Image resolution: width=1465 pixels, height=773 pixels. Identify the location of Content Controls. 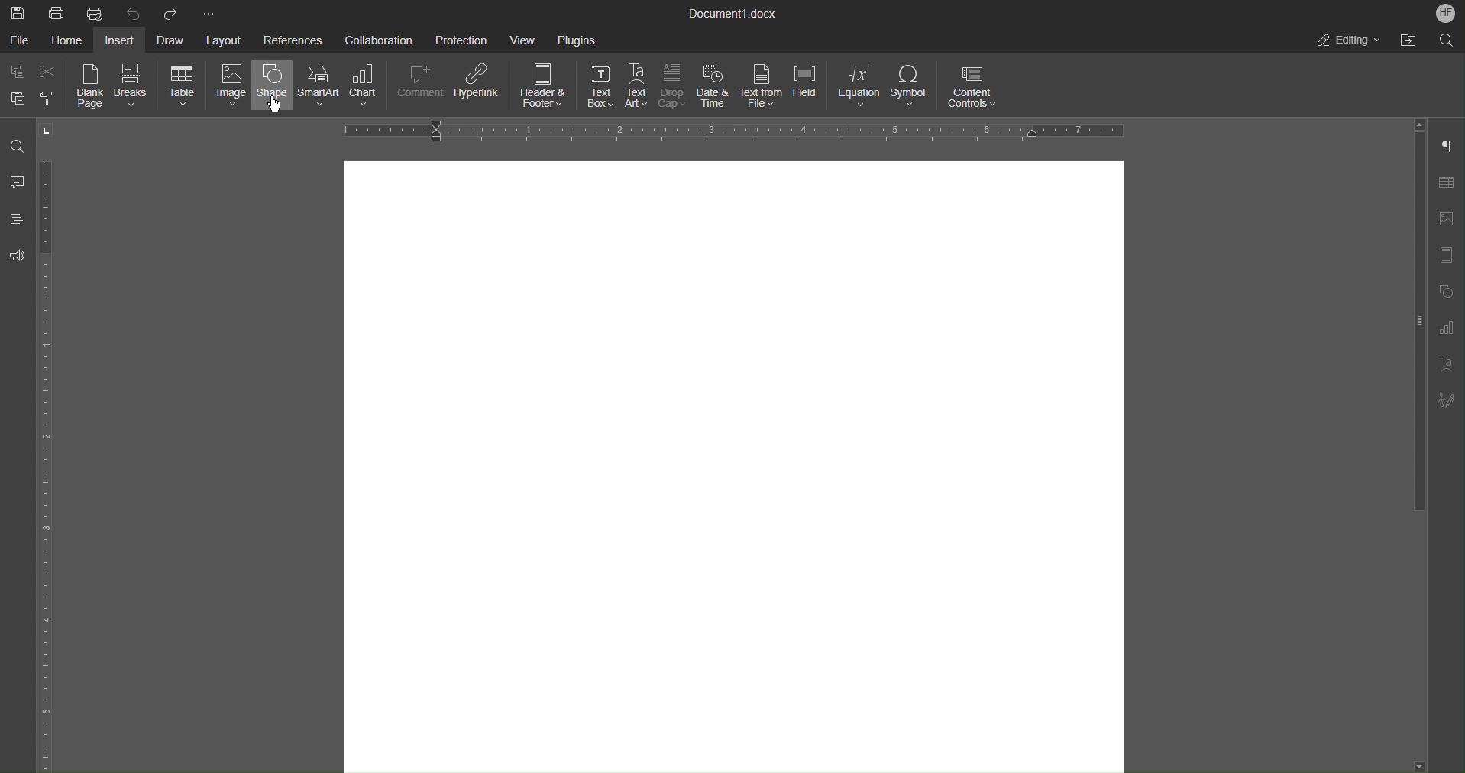
(970, 88).